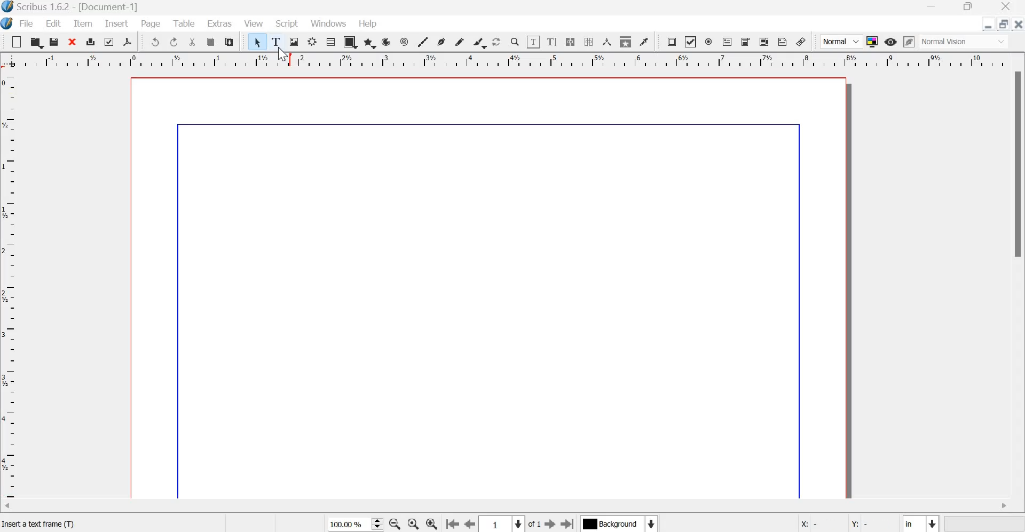 This screenshot has width=1025, height=532. I want to click on line, so click(422, 41).